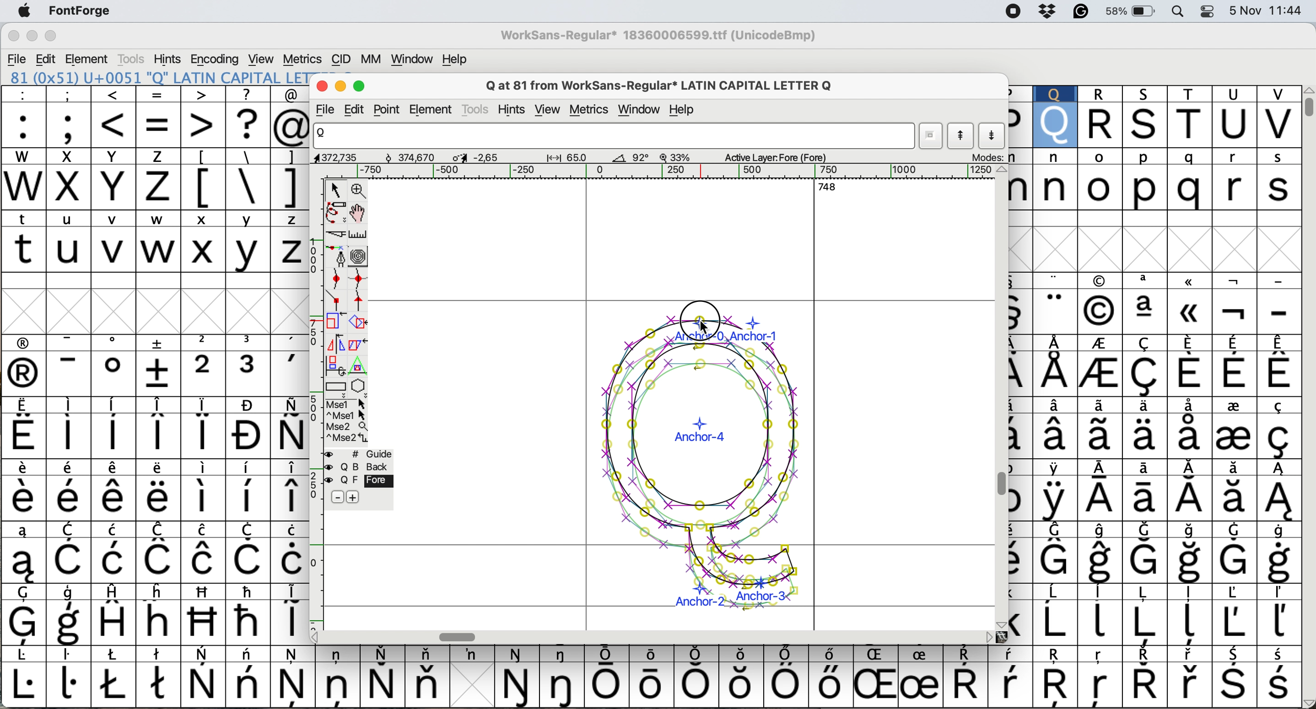  What do you see at coordinates (98, 157) in the screenshot?
I see `uppercase letters` at bounding box center [98, 157].